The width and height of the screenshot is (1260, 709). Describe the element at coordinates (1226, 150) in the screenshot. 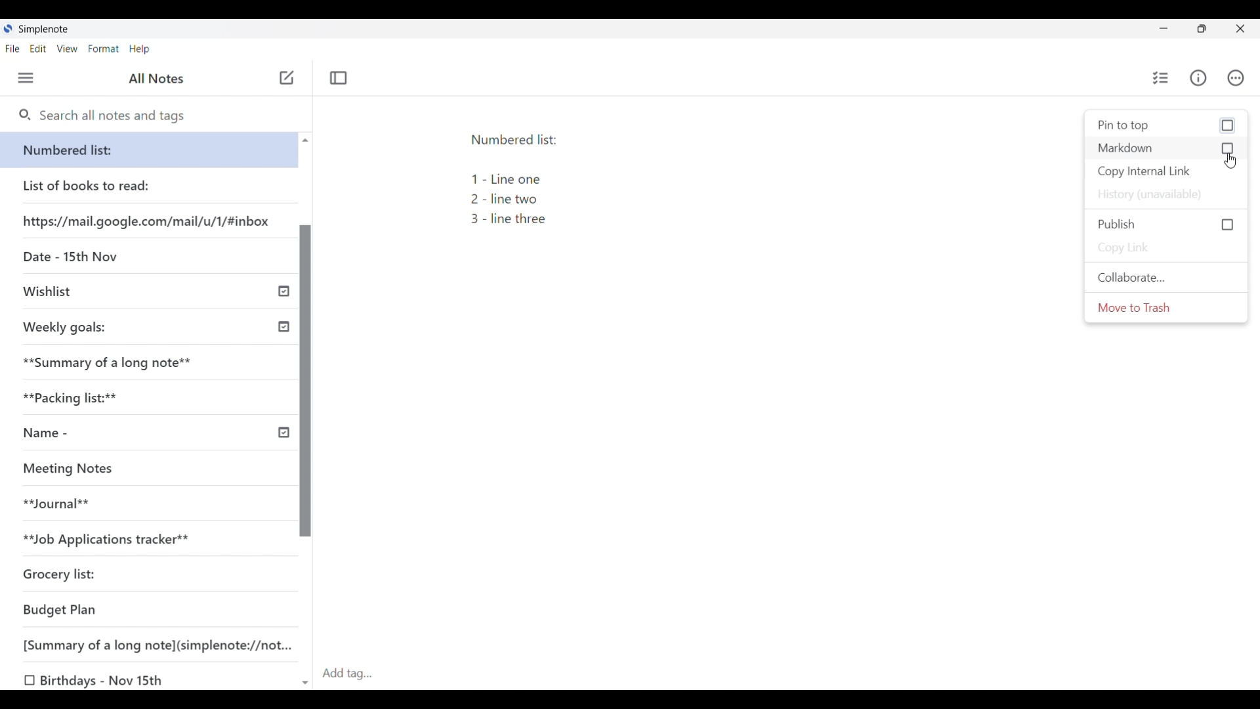

I see `checkbox` at that location.